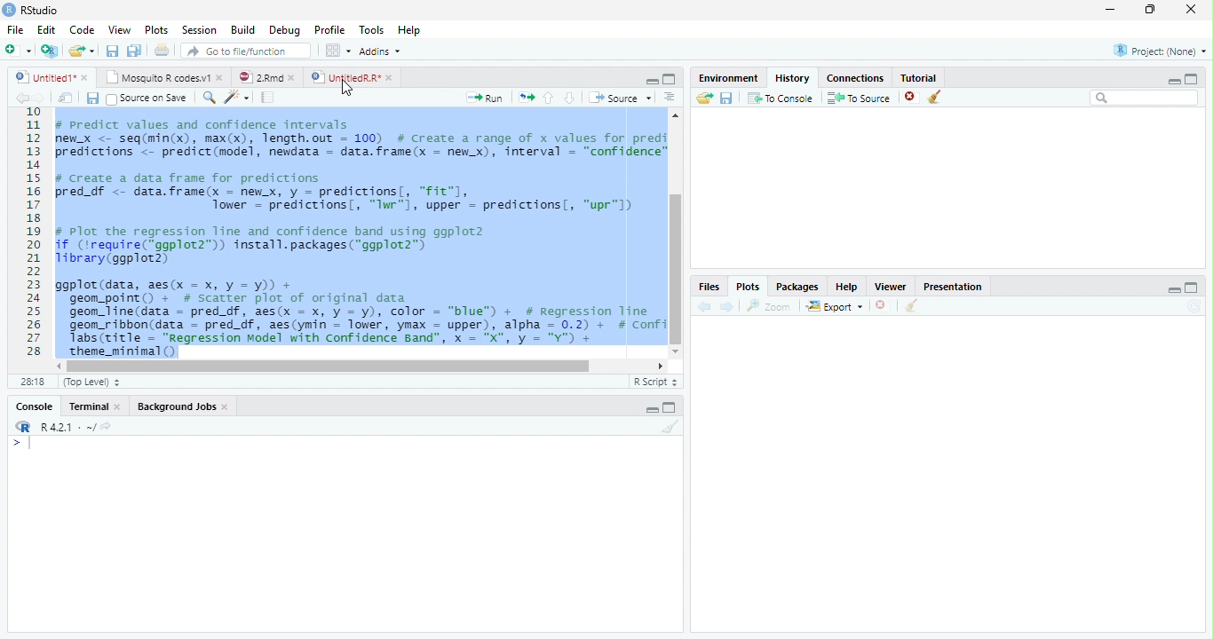 The image size is (1213, 639). Describe the element at coordinates (18, 51) in the screenshot. I see `New file` at that location.